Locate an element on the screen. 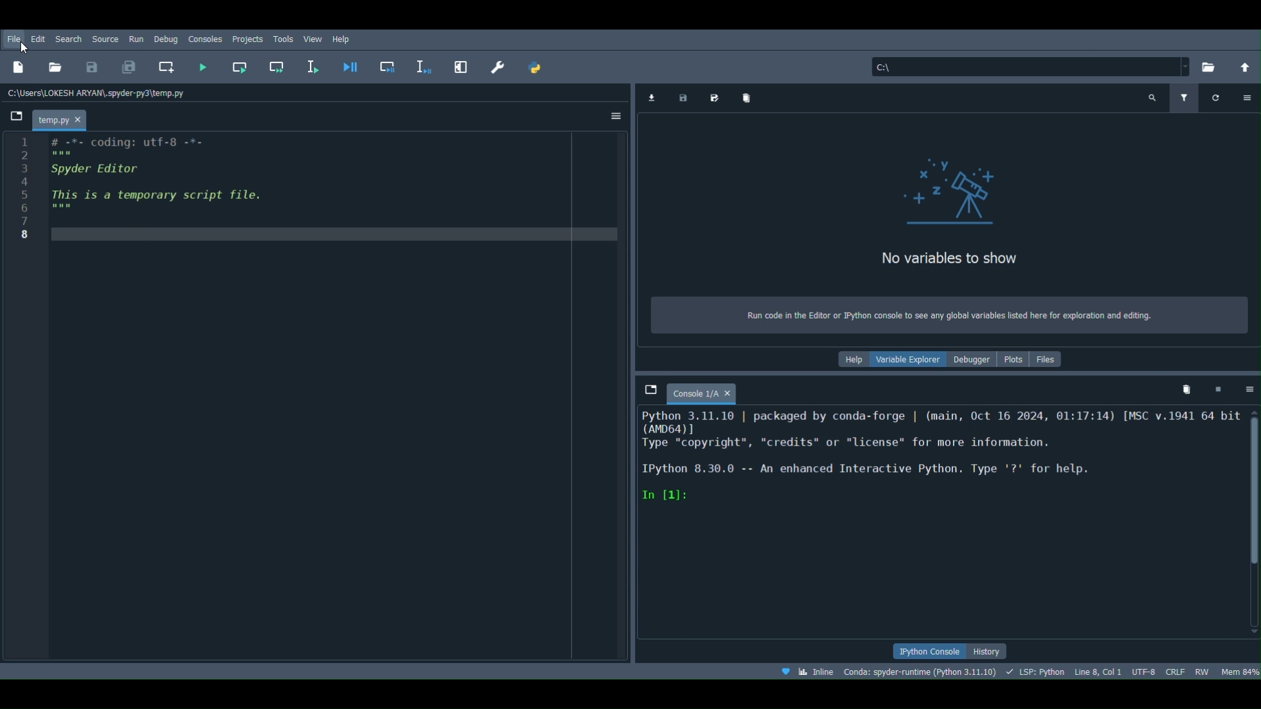 The image size is (1261, 709). Debug selection or current line is located at coordinates (421, 65).